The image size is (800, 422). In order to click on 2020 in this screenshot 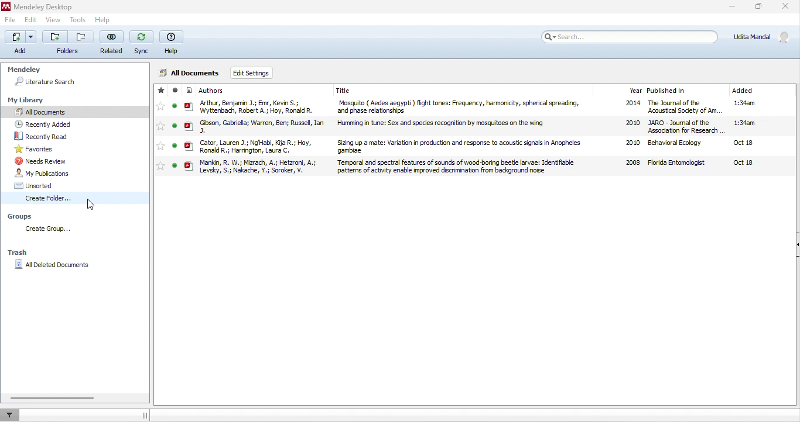, I will do `click(633, 123)`.